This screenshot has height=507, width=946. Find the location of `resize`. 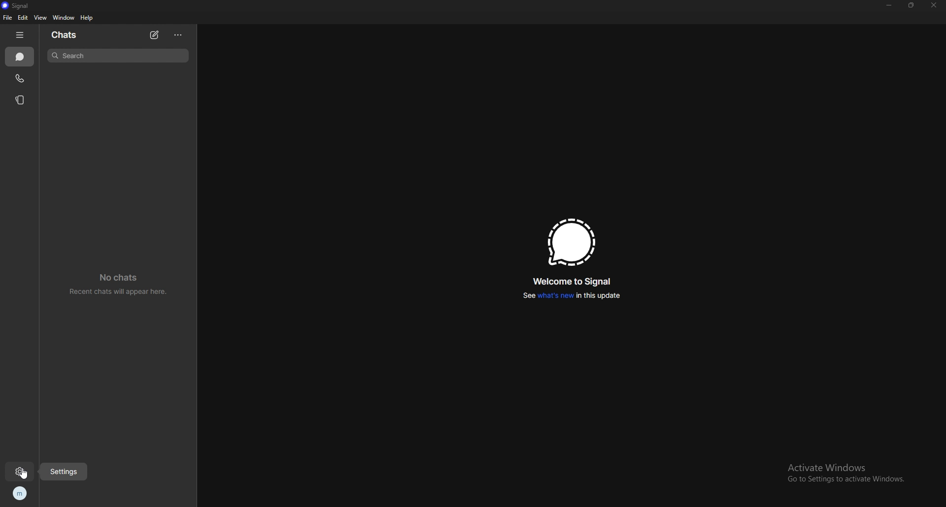

resize is located at coordinates (912, 5).